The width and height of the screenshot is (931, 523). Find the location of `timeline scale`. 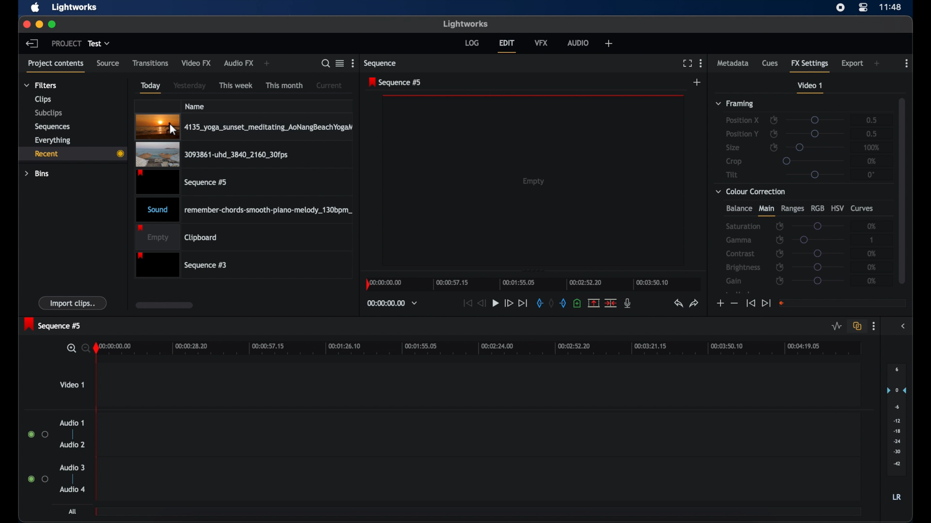

timeline scale is located at coordinates (485, 349).